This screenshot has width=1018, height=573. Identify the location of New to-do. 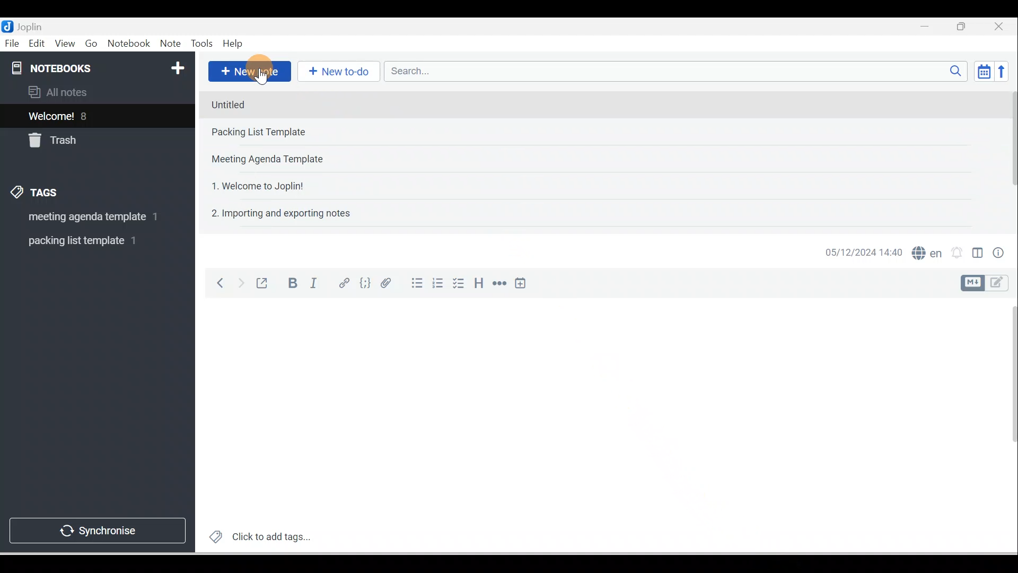
(336, 72).